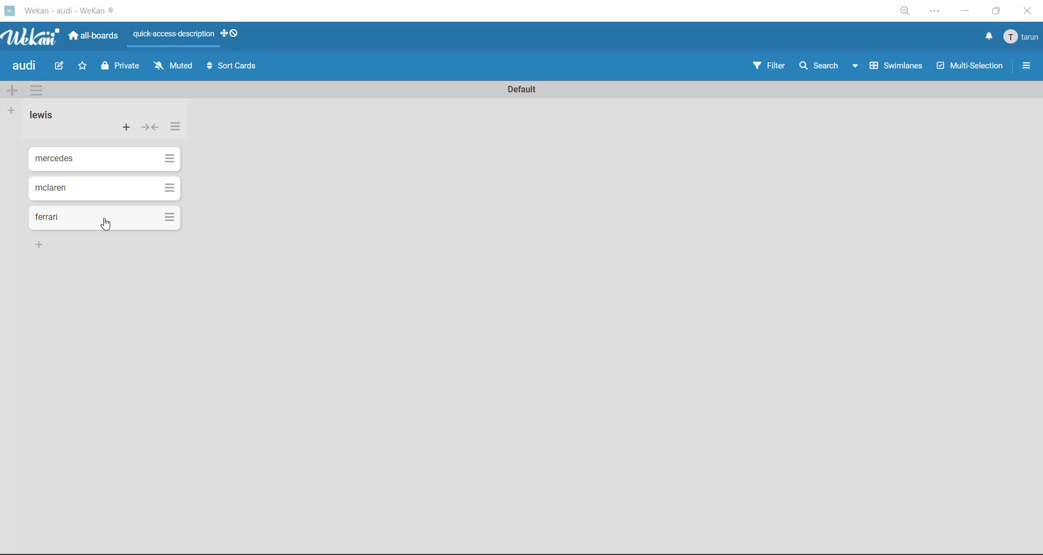 The height and width of the screenshot is (555, 1043). Describe the element at coordinates (127, 128) in the screenshot. I see `add card` at that location.